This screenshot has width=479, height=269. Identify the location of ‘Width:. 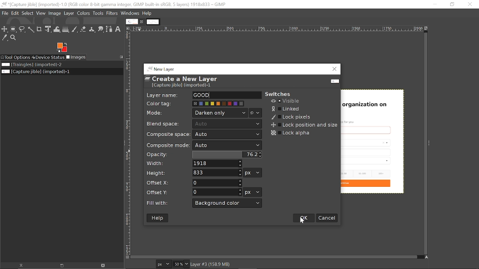
(156, 163).